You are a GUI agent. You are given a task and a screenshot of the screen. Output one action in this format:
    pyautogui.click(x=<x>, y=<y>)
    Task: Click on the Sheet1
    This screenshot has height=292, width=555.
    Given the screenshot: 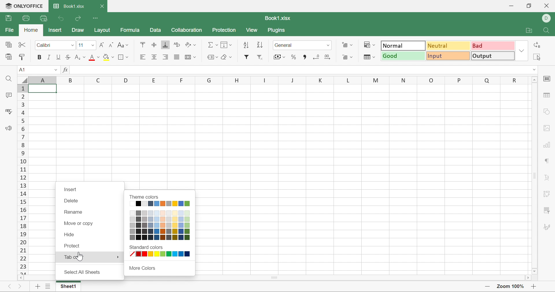 What is the action you would take?
    pyautogui.click(x=70, y=286)
    